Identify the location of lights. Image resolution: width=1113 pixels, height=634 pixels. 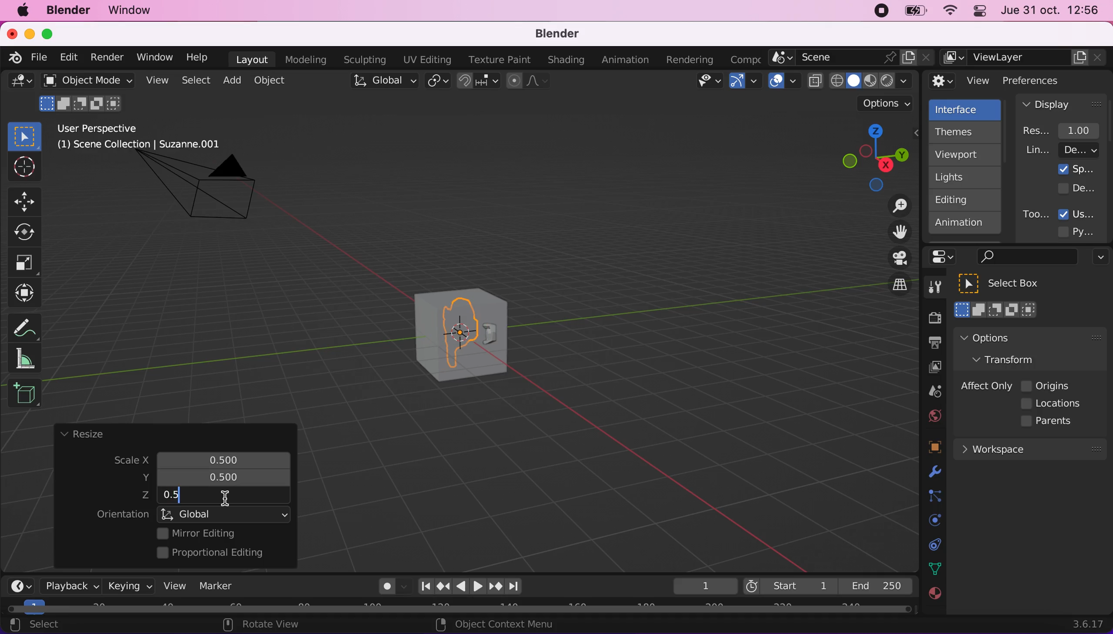
(967, 178).